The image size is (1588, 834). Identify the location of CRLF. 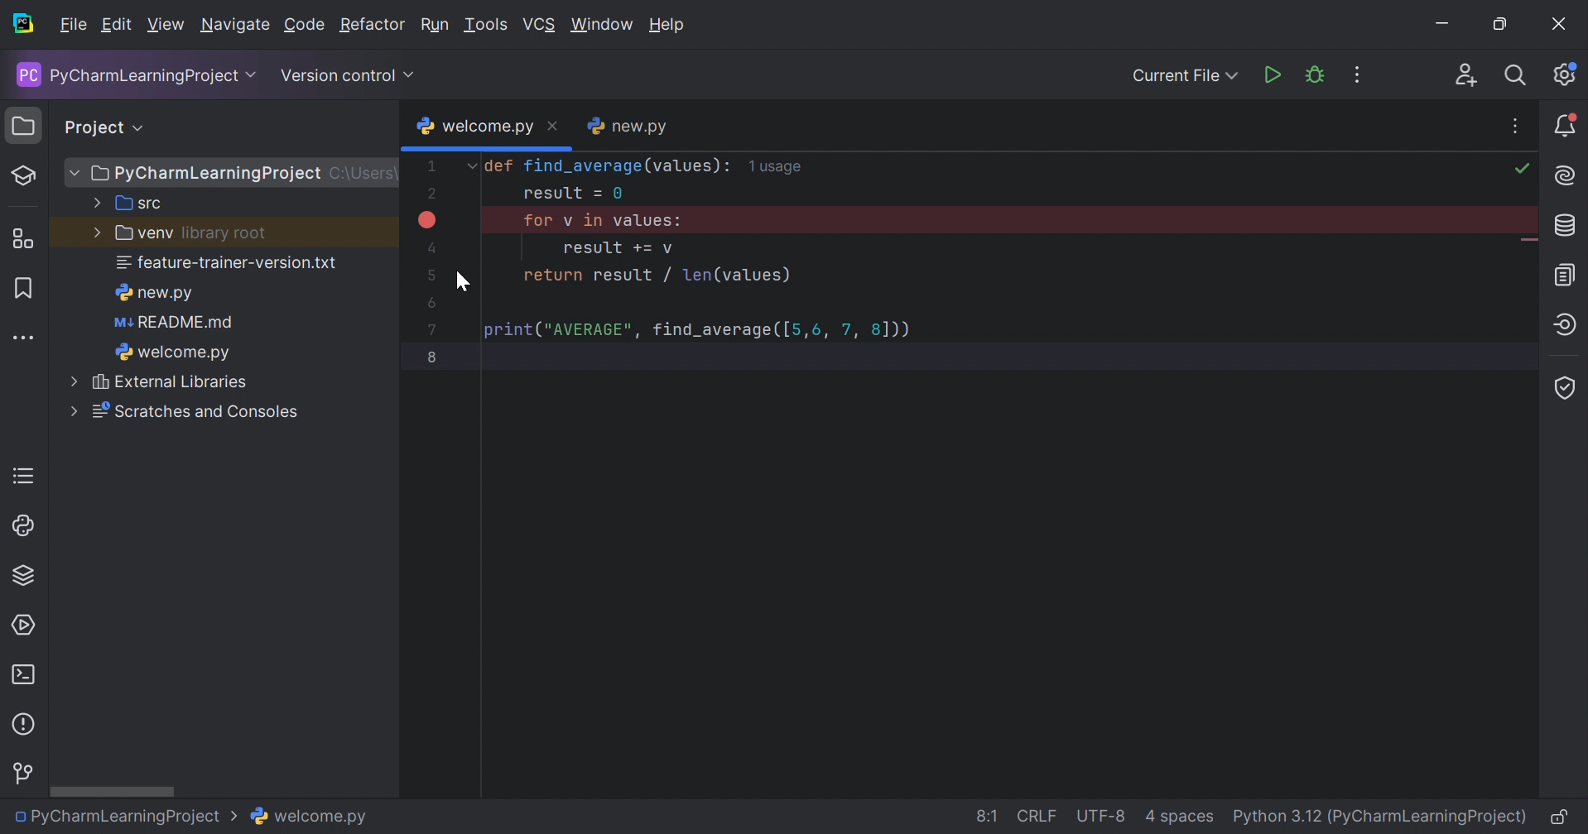
(1037, 813).